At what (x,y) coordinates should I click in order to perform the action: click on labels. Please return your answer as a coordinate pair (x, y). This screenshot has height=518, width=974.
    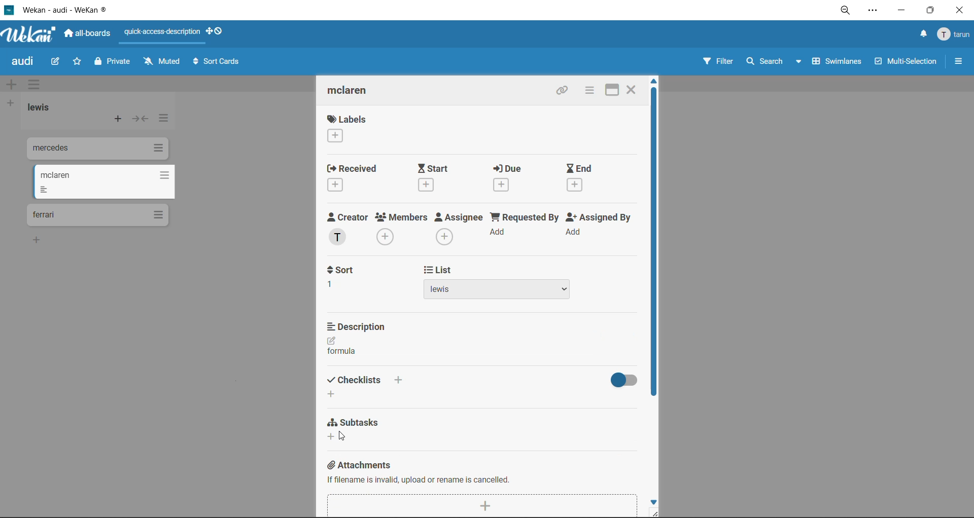
    Looking at the image, I should click on (347, 128).